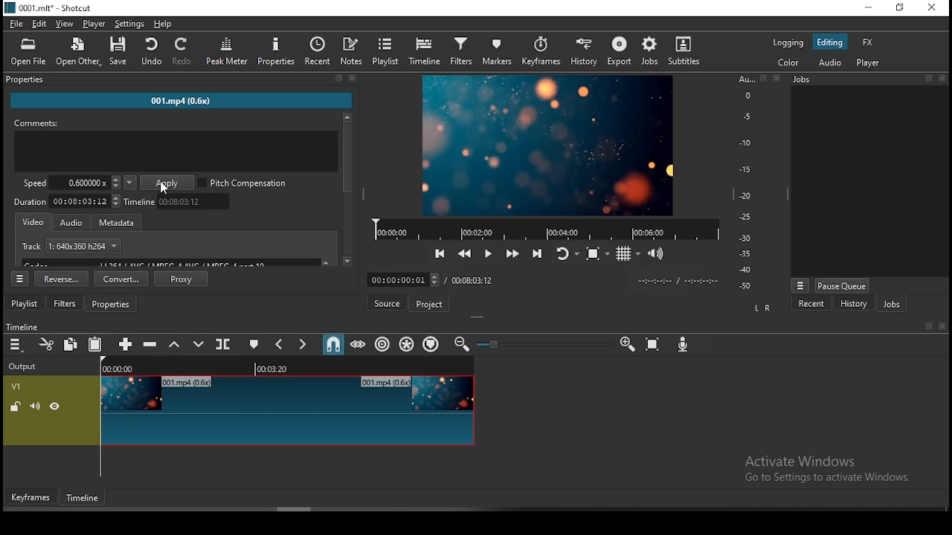 The image size is (952, 535). What do you see at coordinates (65, 24) in the screenshot?
I see `view` at bounding box center [65, 24].